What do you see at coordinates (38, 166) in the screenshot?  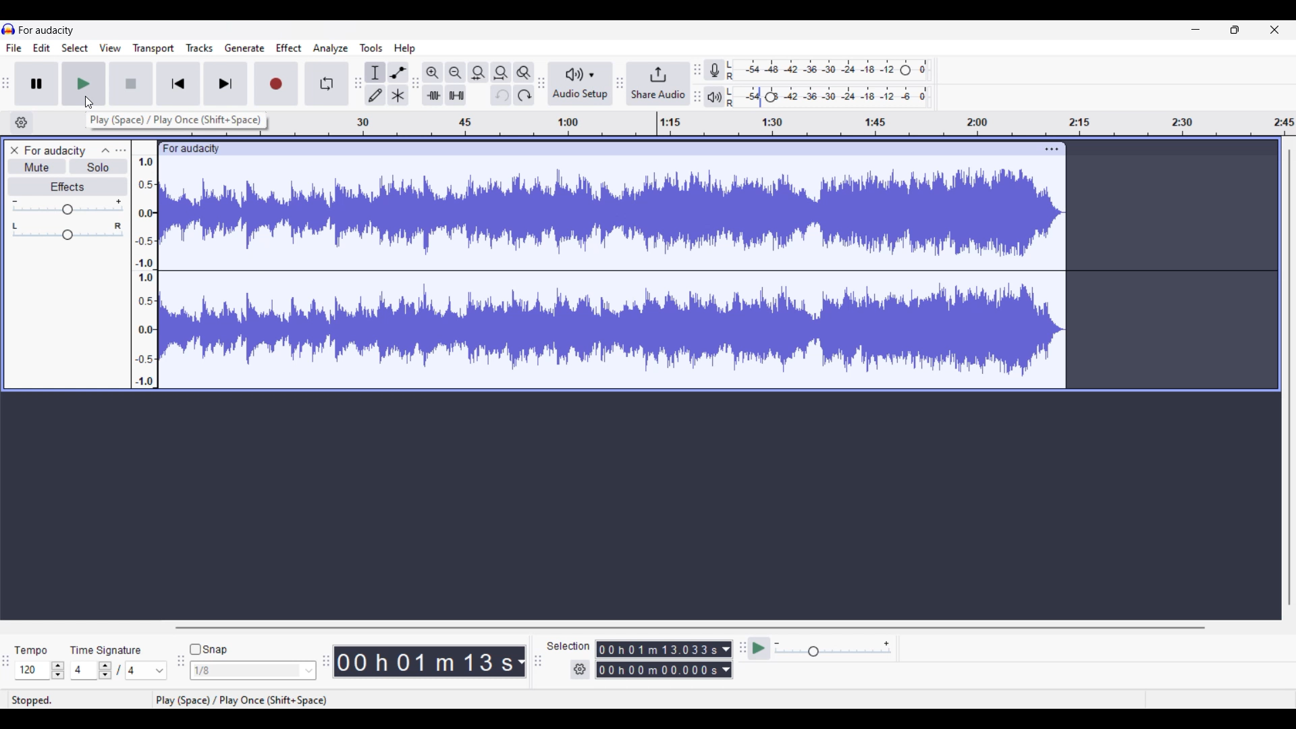 I see `Mute` at bounding box center [38, 166].